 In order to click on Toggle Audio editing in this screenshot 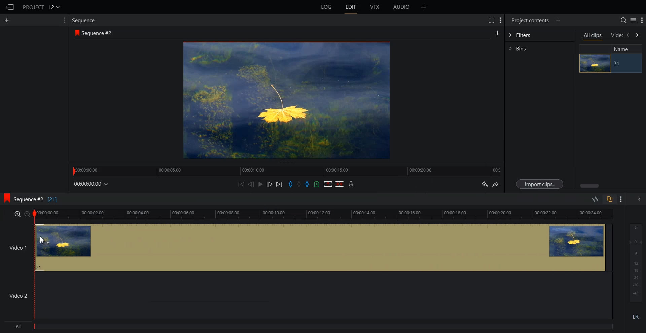, I will do `click(596, 199)`.